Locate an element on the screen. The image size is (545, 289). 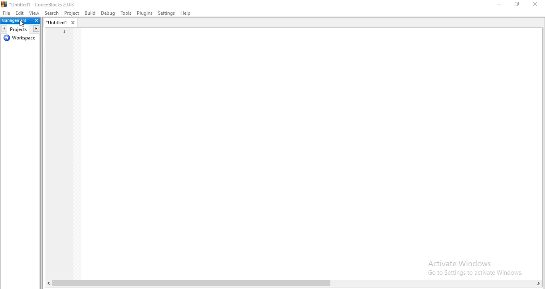
Project  is located at coordinates (72, 14).